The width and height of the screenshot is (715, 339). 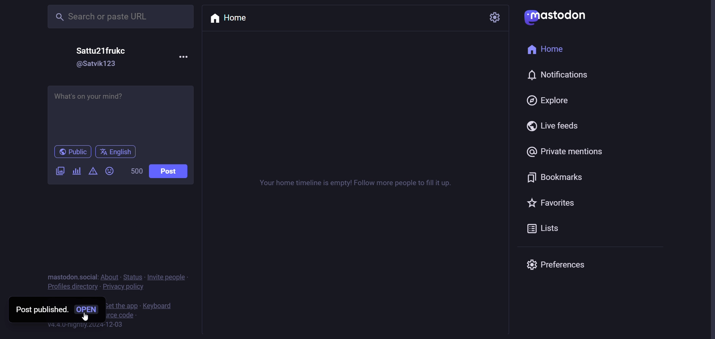 I want to click on private mentions, so click(x=563, y=152).